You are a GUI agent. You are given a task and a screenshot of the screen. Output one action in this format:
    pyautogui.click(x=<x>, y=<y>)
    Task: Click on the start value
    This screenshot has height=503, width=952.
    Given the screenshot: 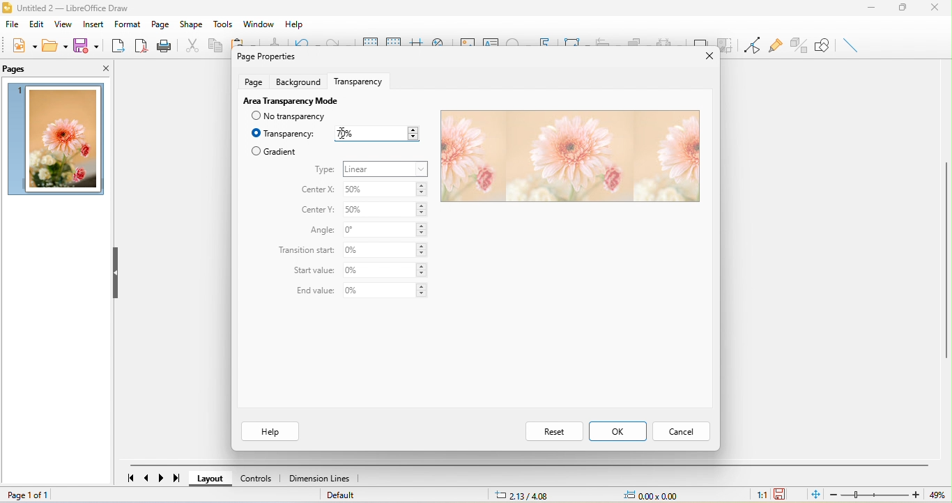 What is the action you would take?
    pyautogui.click(x=314, y=272)
    